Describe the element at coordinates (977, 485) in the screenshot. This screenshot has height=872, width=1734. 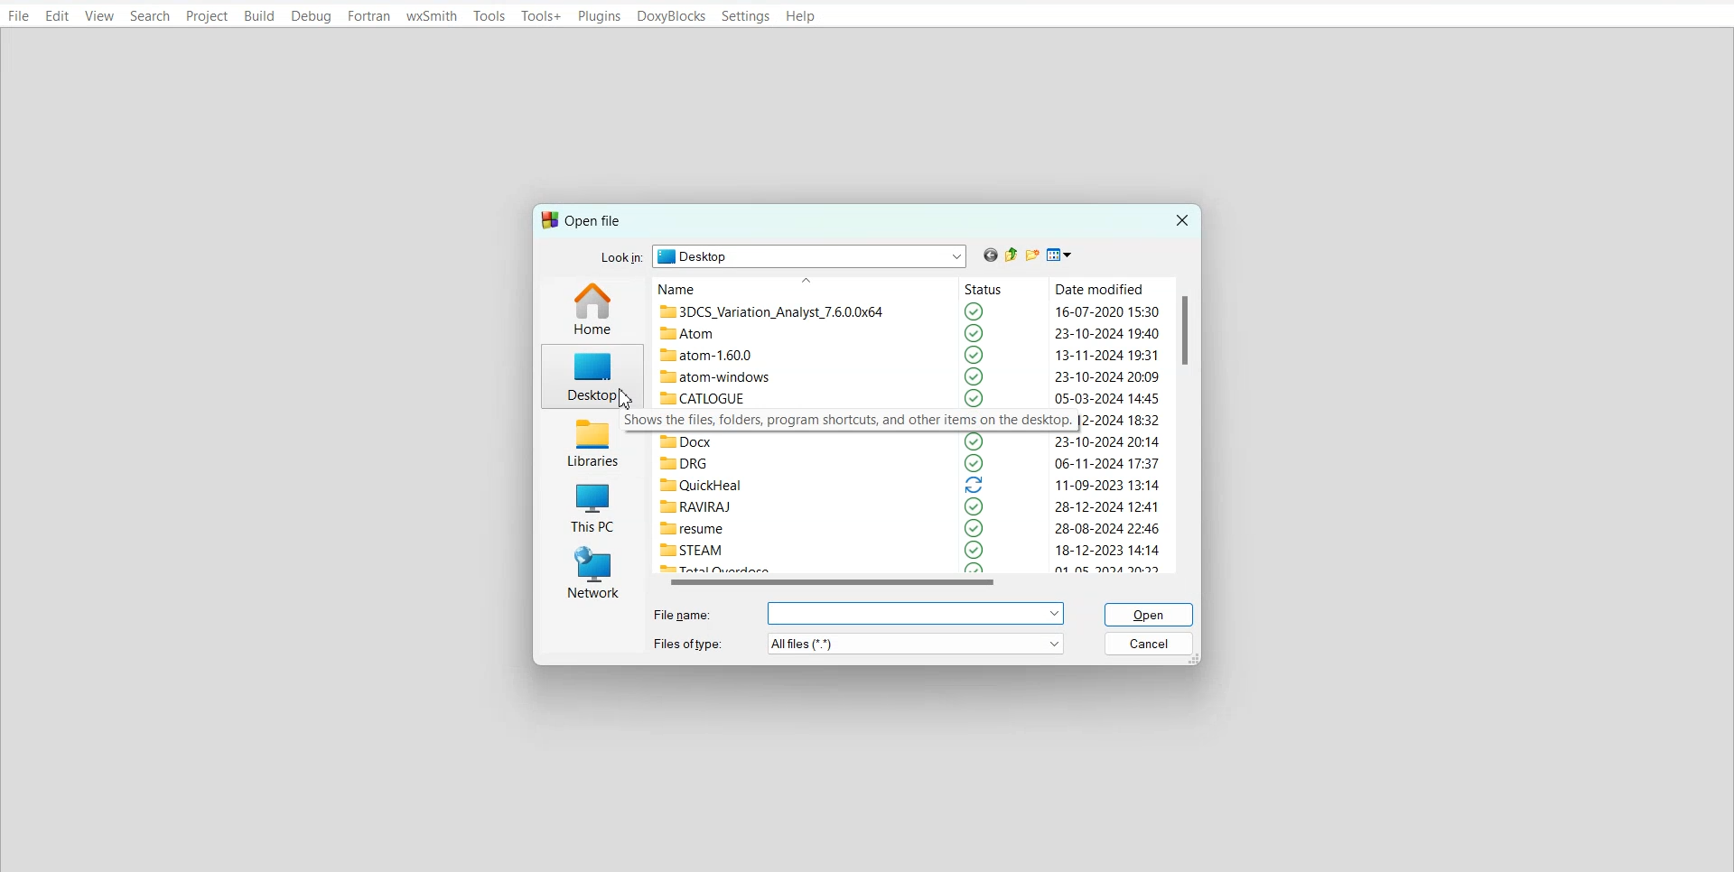
I see `reload logo` at that location.